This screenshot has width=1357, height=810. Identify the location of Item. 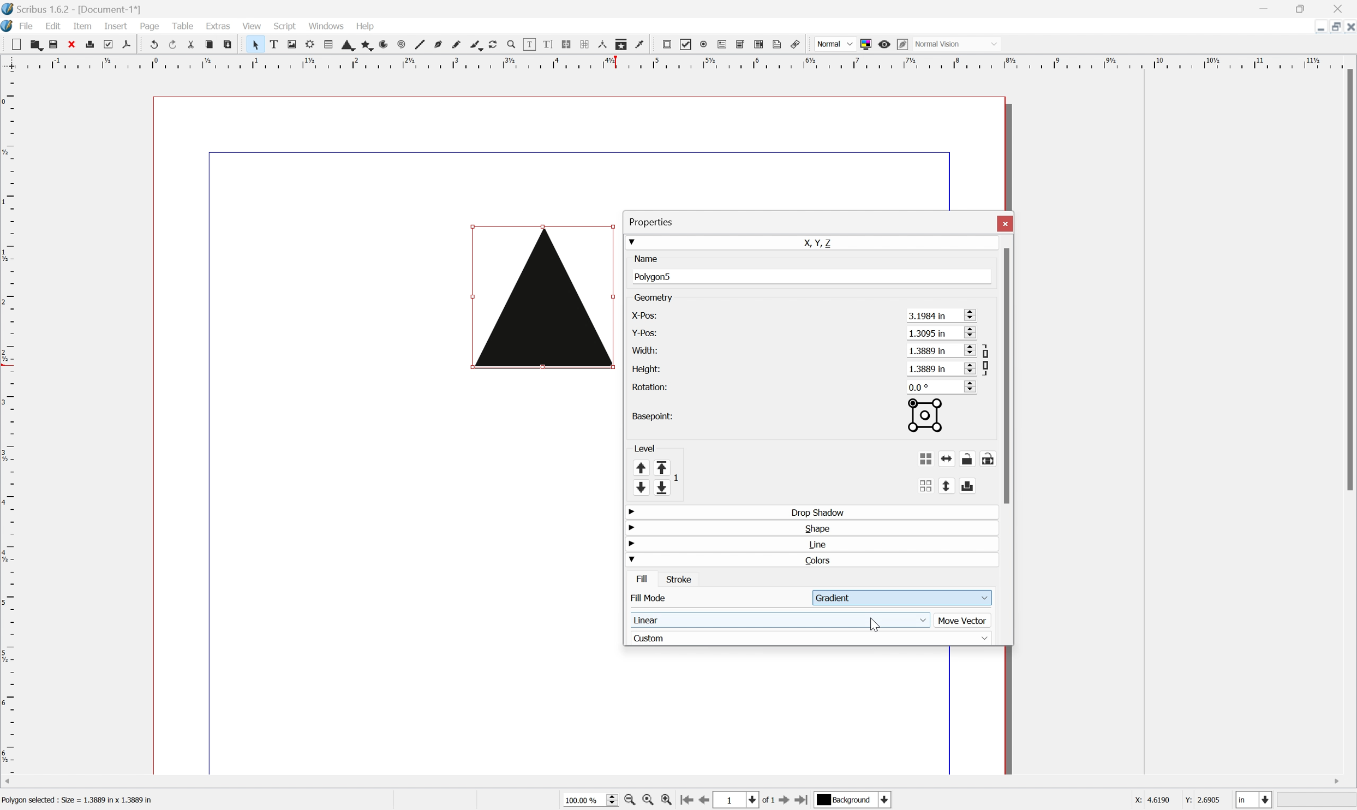
(81, 26).